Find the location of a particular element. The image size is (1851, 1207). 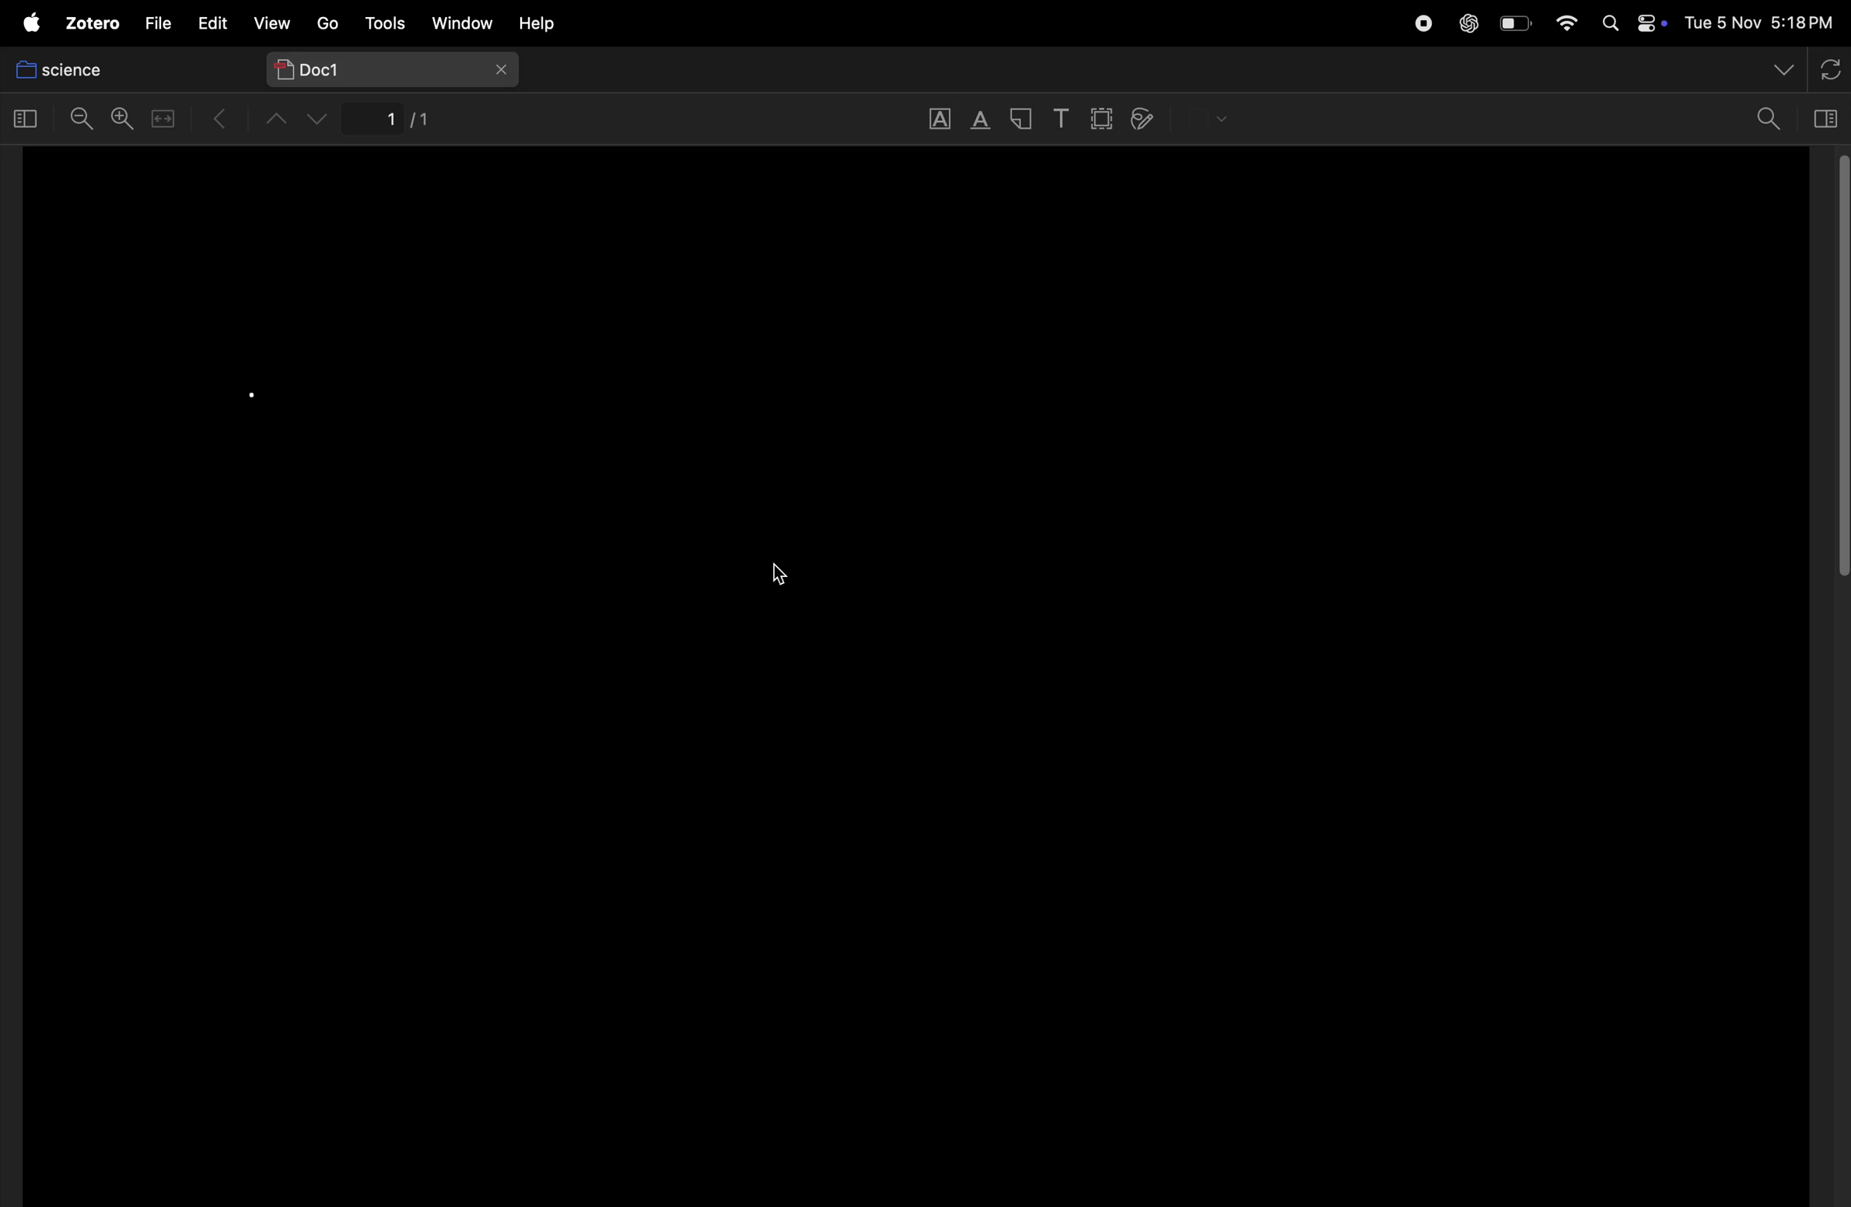

note annotation is located at coordinates (1022, 121).